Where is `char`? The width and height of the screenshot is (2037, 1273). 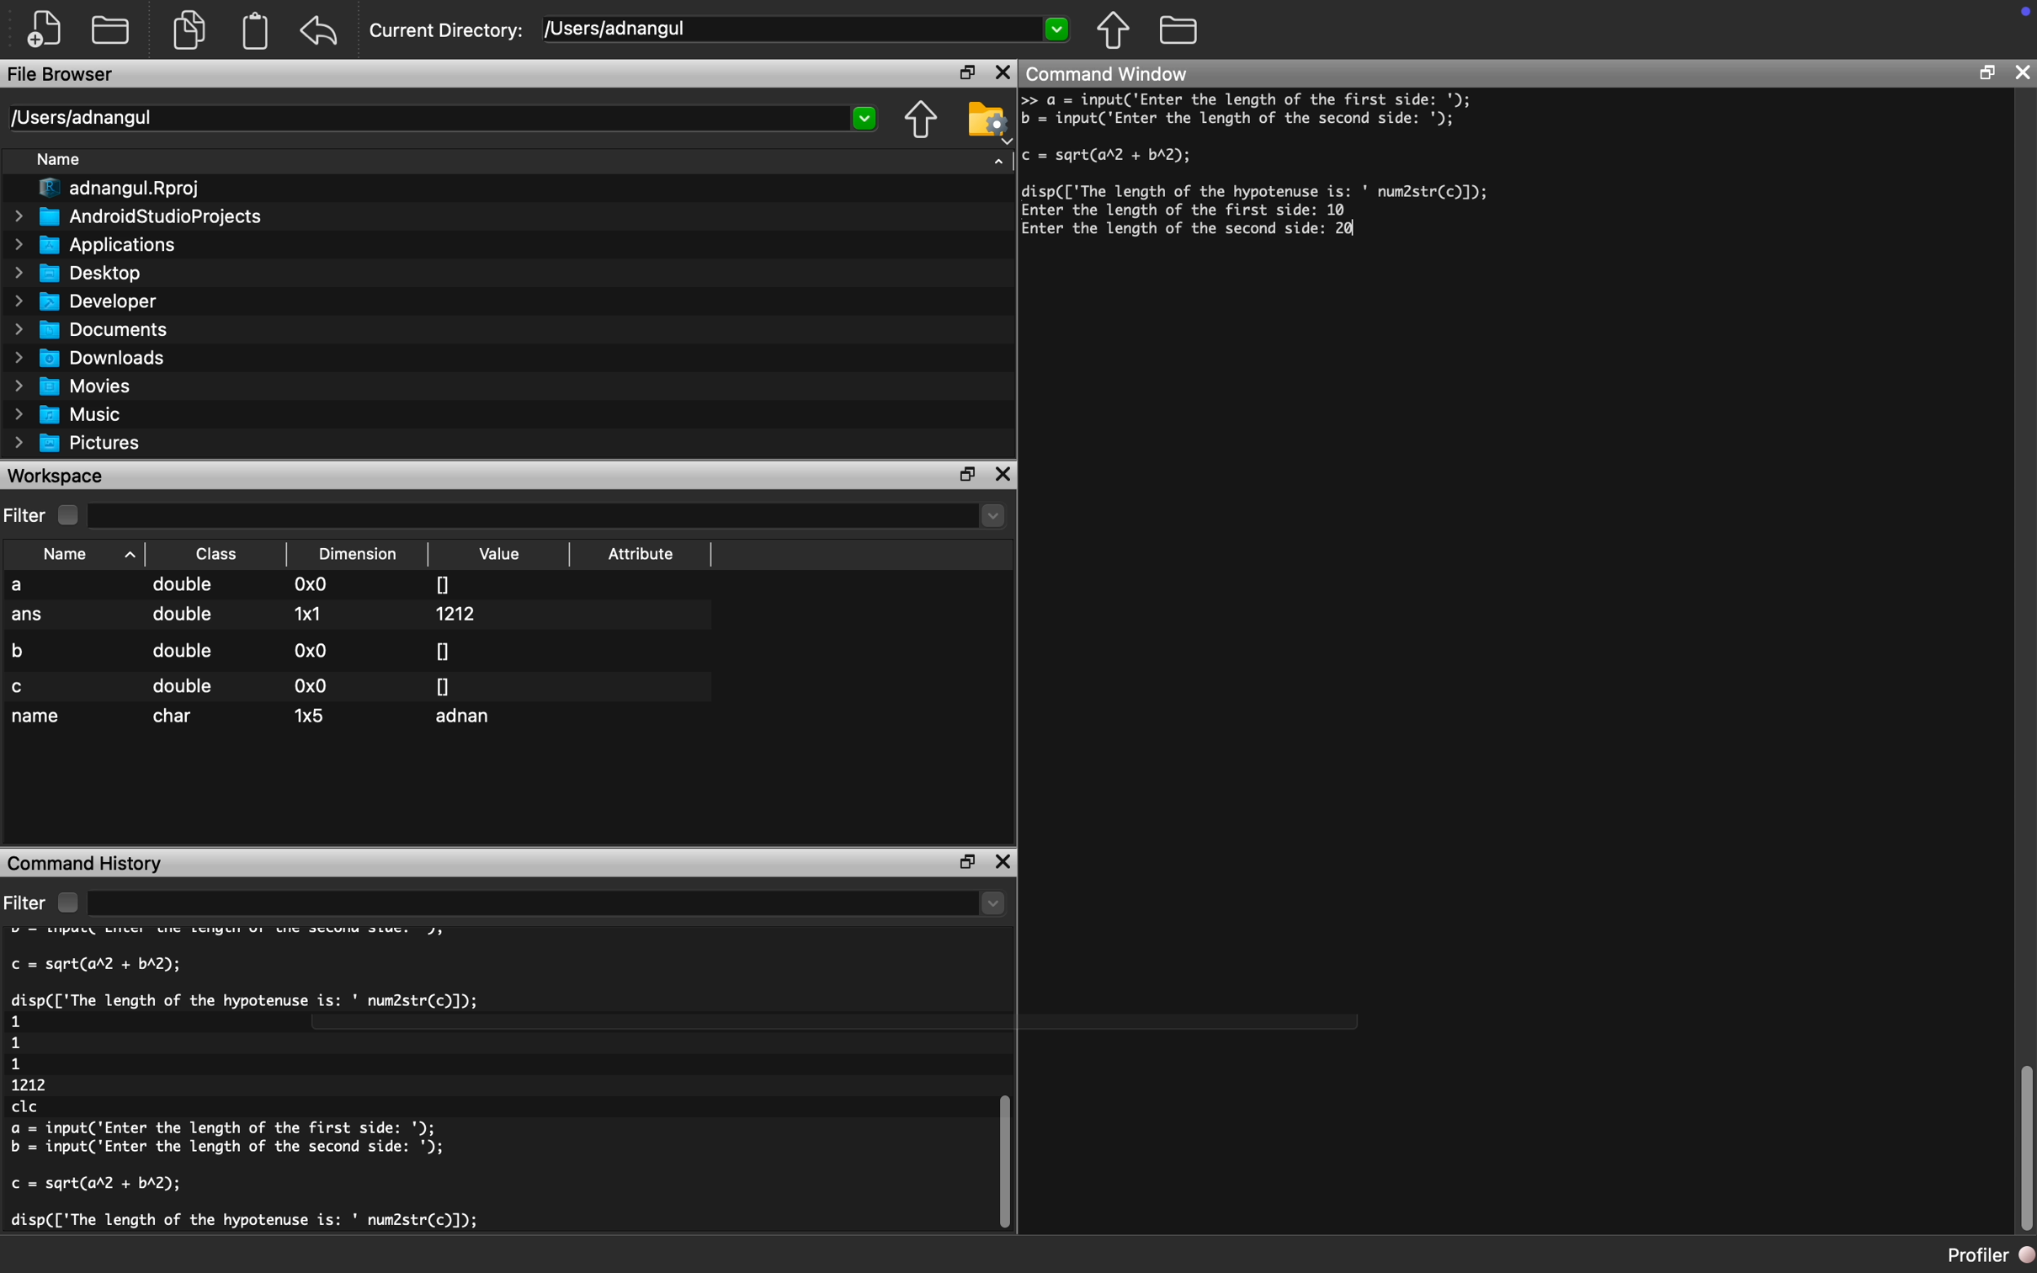 char is located at coordinates (178, 716).